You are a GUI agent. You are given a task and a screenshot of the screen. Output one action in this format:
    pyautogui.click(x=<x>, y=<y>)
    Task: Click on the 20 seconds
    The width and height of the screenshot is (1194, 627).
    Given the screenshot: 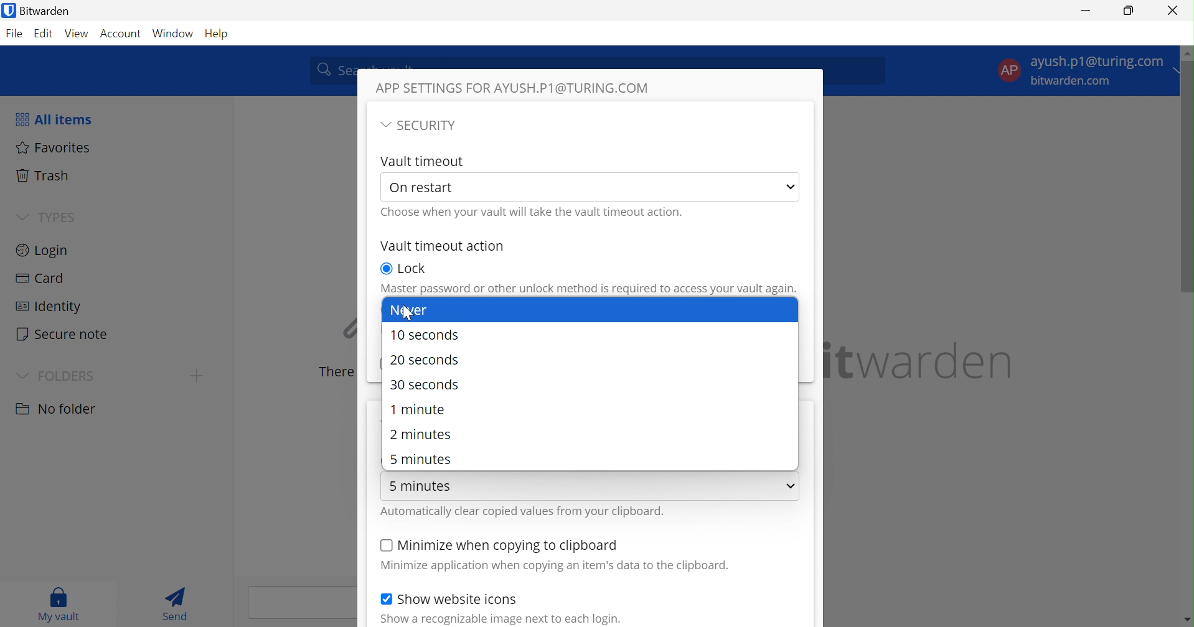 What is the action you would take?
    pyautogui.click(x=424, y=360)
    